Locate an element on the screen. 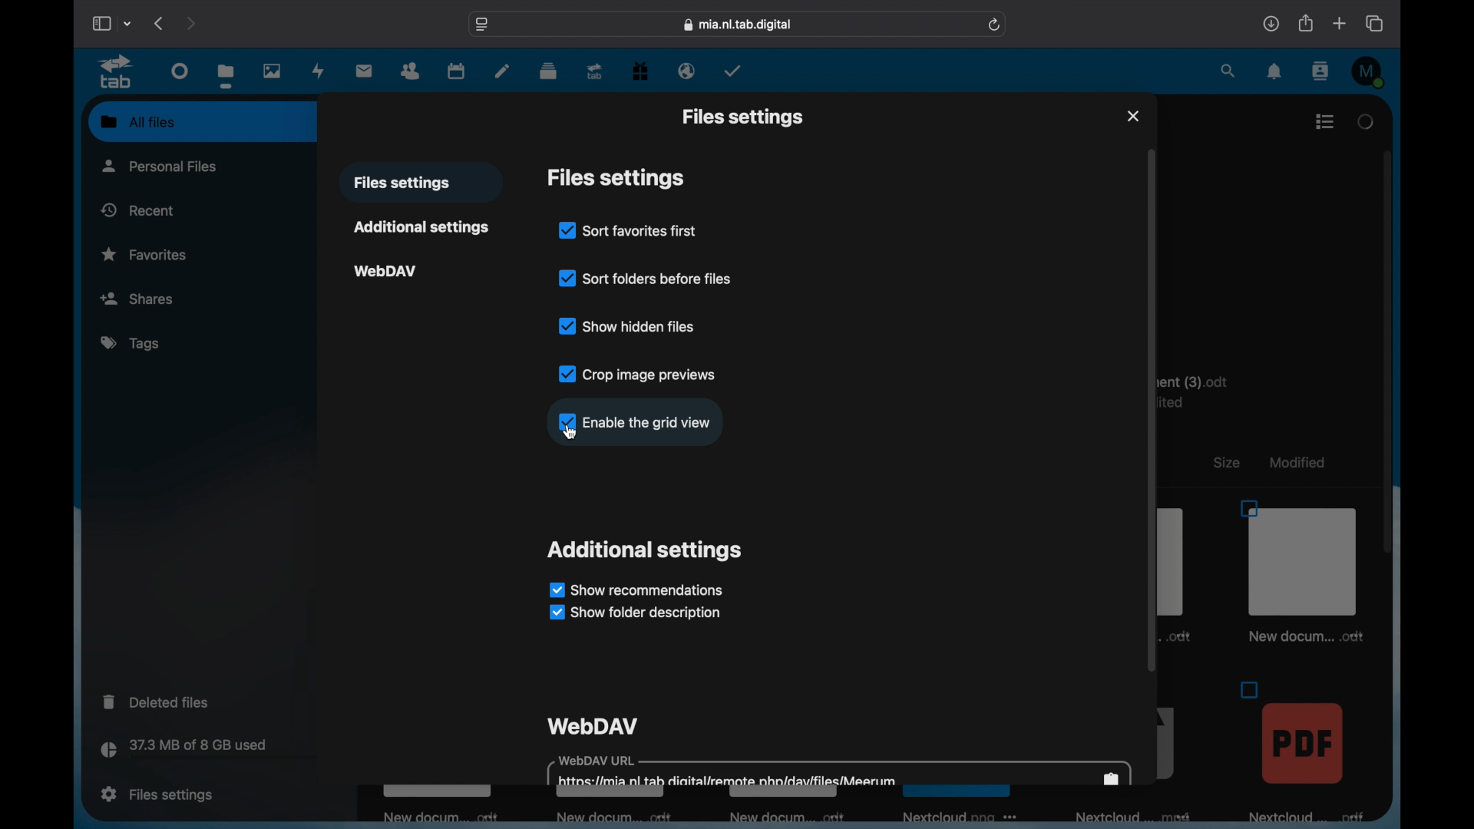  next is located at coordinates (190, 23).